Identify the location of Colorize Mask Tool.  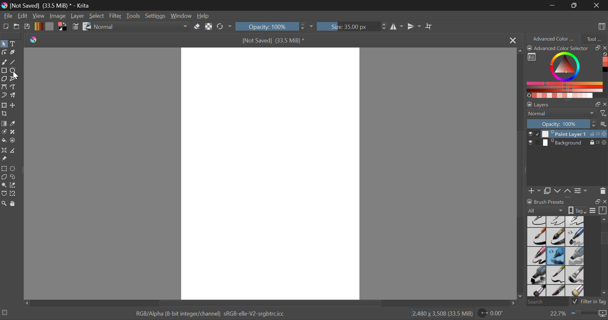
(4, 132).